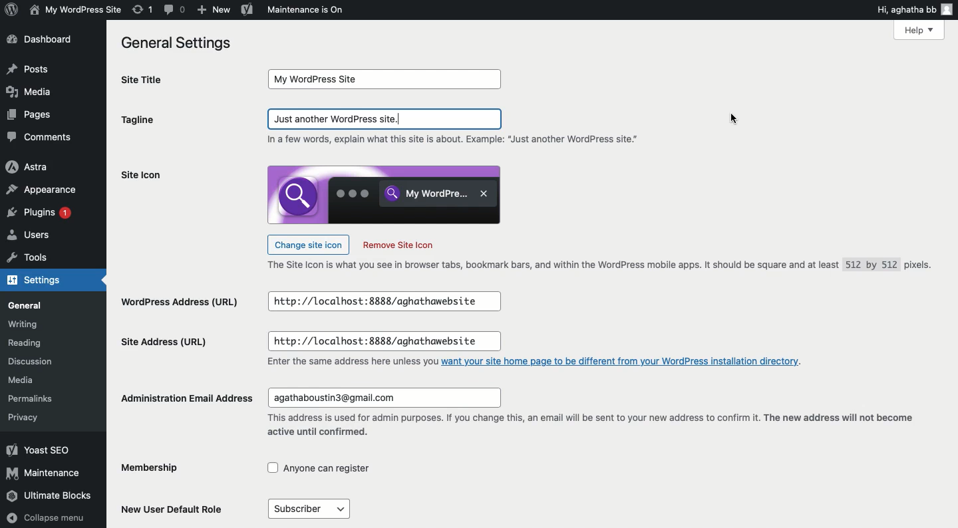 This screenshot has height=528, width=958. Describe the element at coordinates (47, 518) in the screenshot. I see `Collapse menu` at that location.